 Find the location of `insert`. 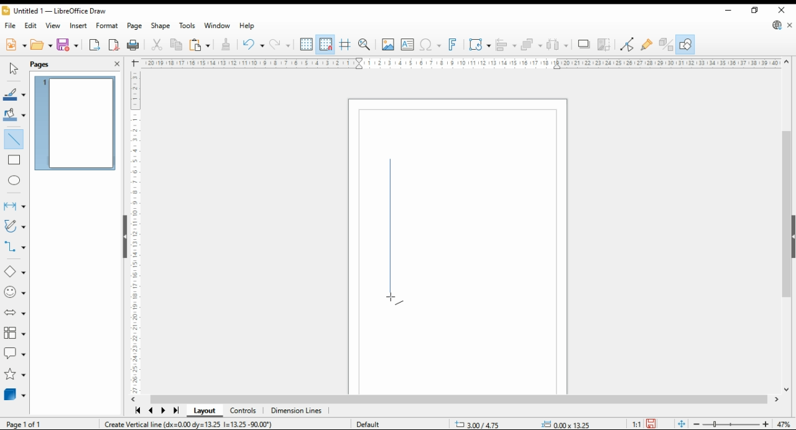

insert is located at coordinates (79, 25).